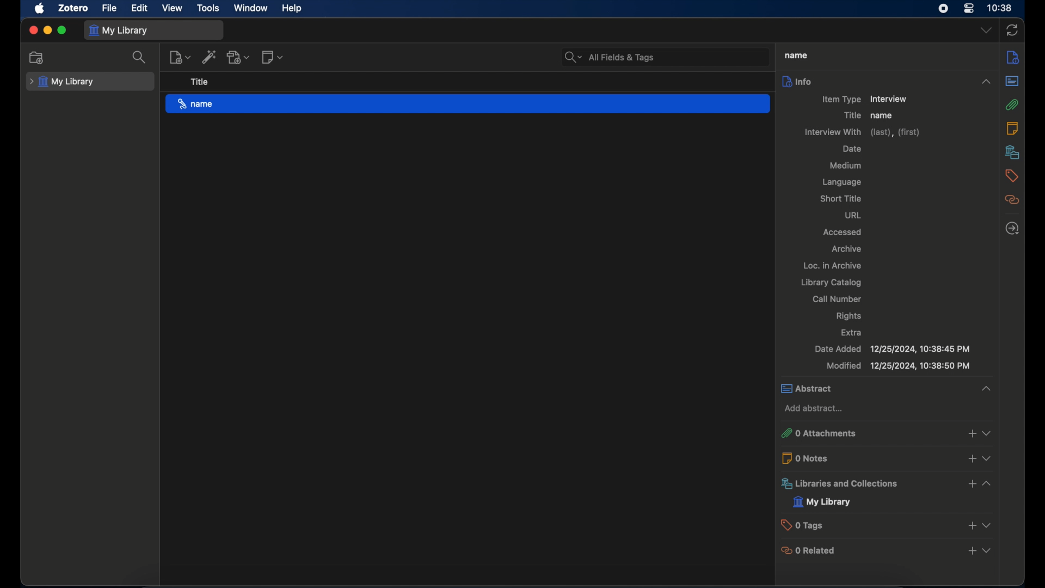 Image resolution: width=1045 pixels, height=588 pixels. Describe the element at coordinates (888, 81) in the screenshot. I see `info` at that location.